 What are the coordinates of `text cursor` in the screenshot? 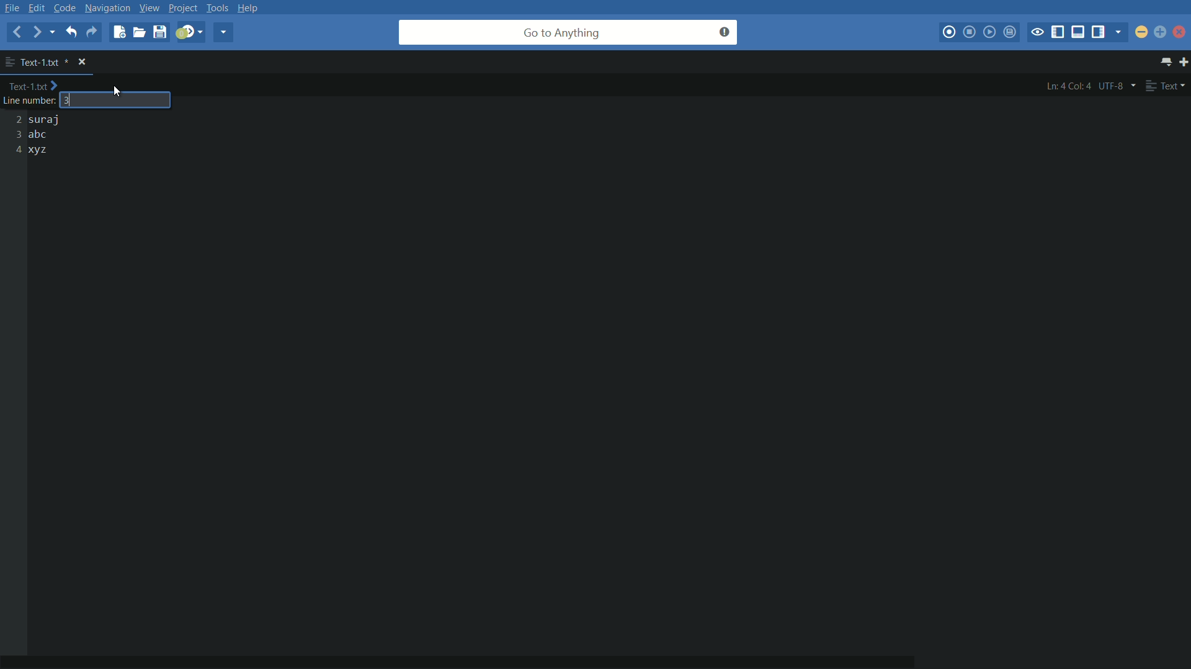 It's located at (76, 97).